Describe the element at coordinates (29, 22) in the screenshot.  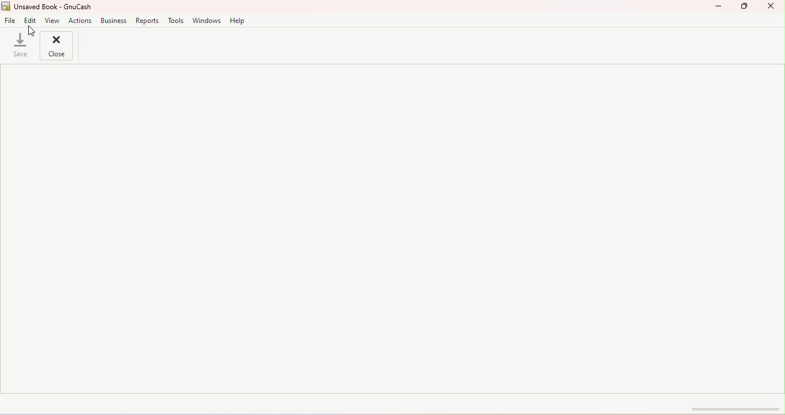
I see `Edit` at that location.